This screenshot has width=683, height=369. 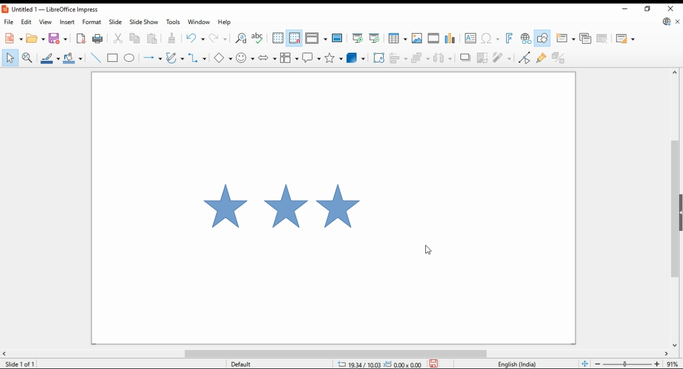 What do you see at coordinates (295, 39) in the screenshot?
I see `snap to grids` at bounding box center [295, 39].